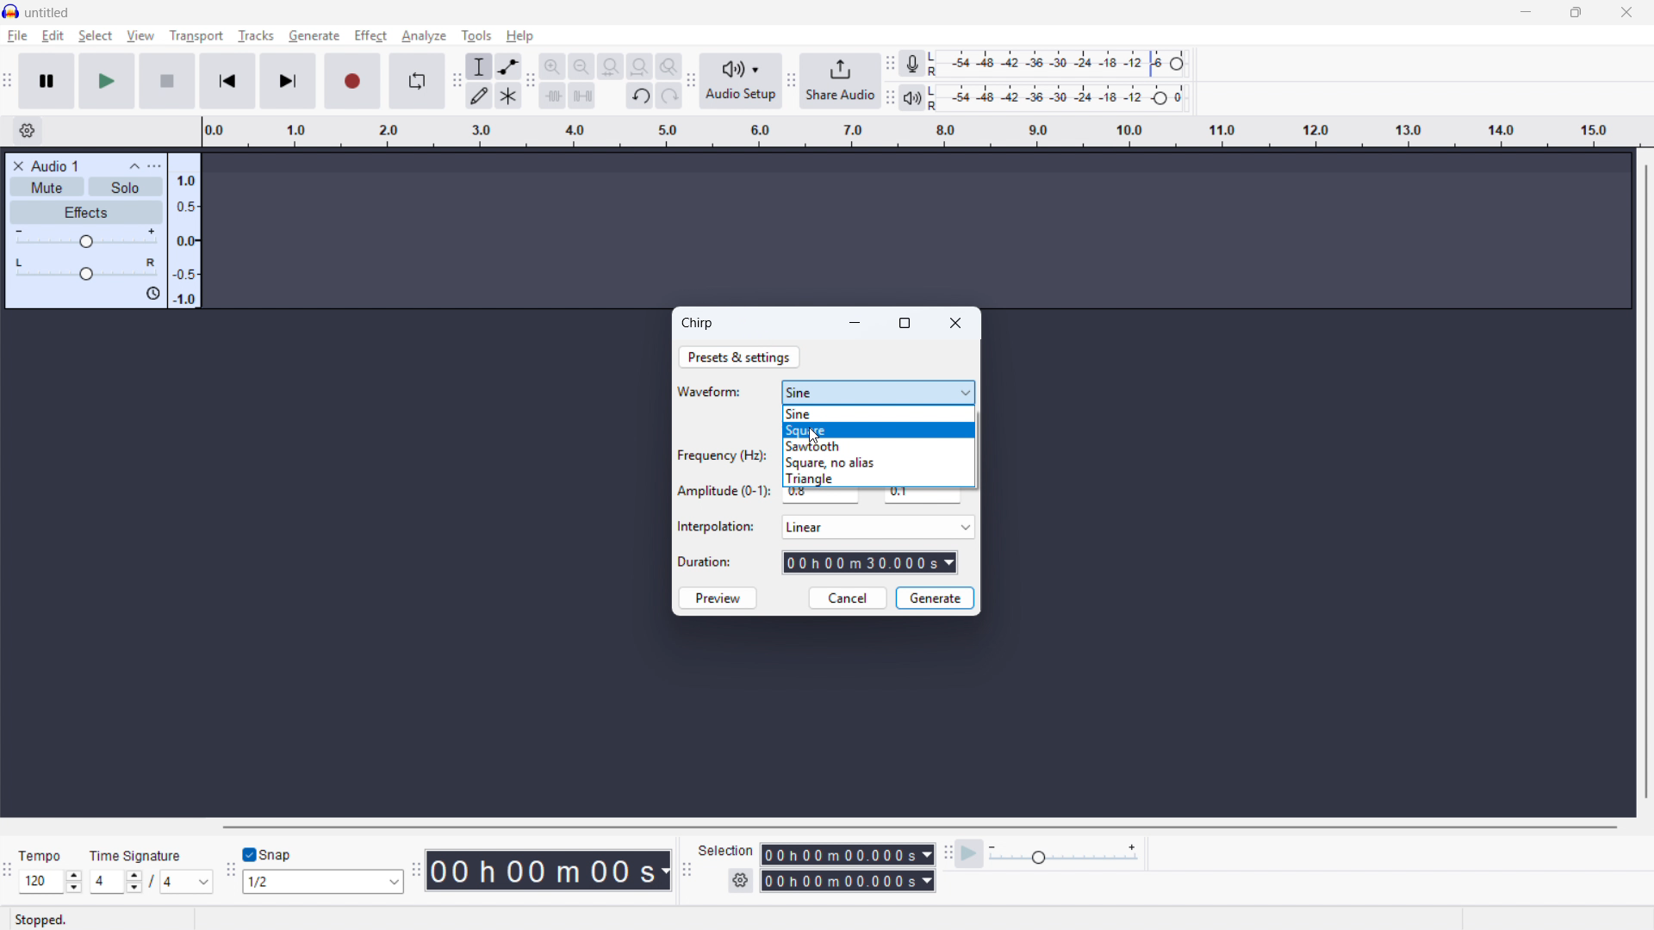 This screenshot has width=1654, height=930. Describe the element at coordinates (456, 82) in the screenshot. I see `Tools toolbar ` at that location.